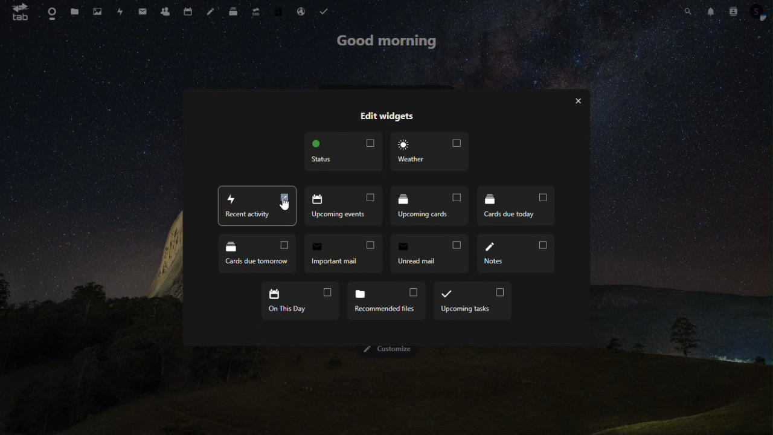 This screenshot has width=773, height=435. Describe the element at coordinates (233, 13) in the screenshot. I see `deck` at that location.